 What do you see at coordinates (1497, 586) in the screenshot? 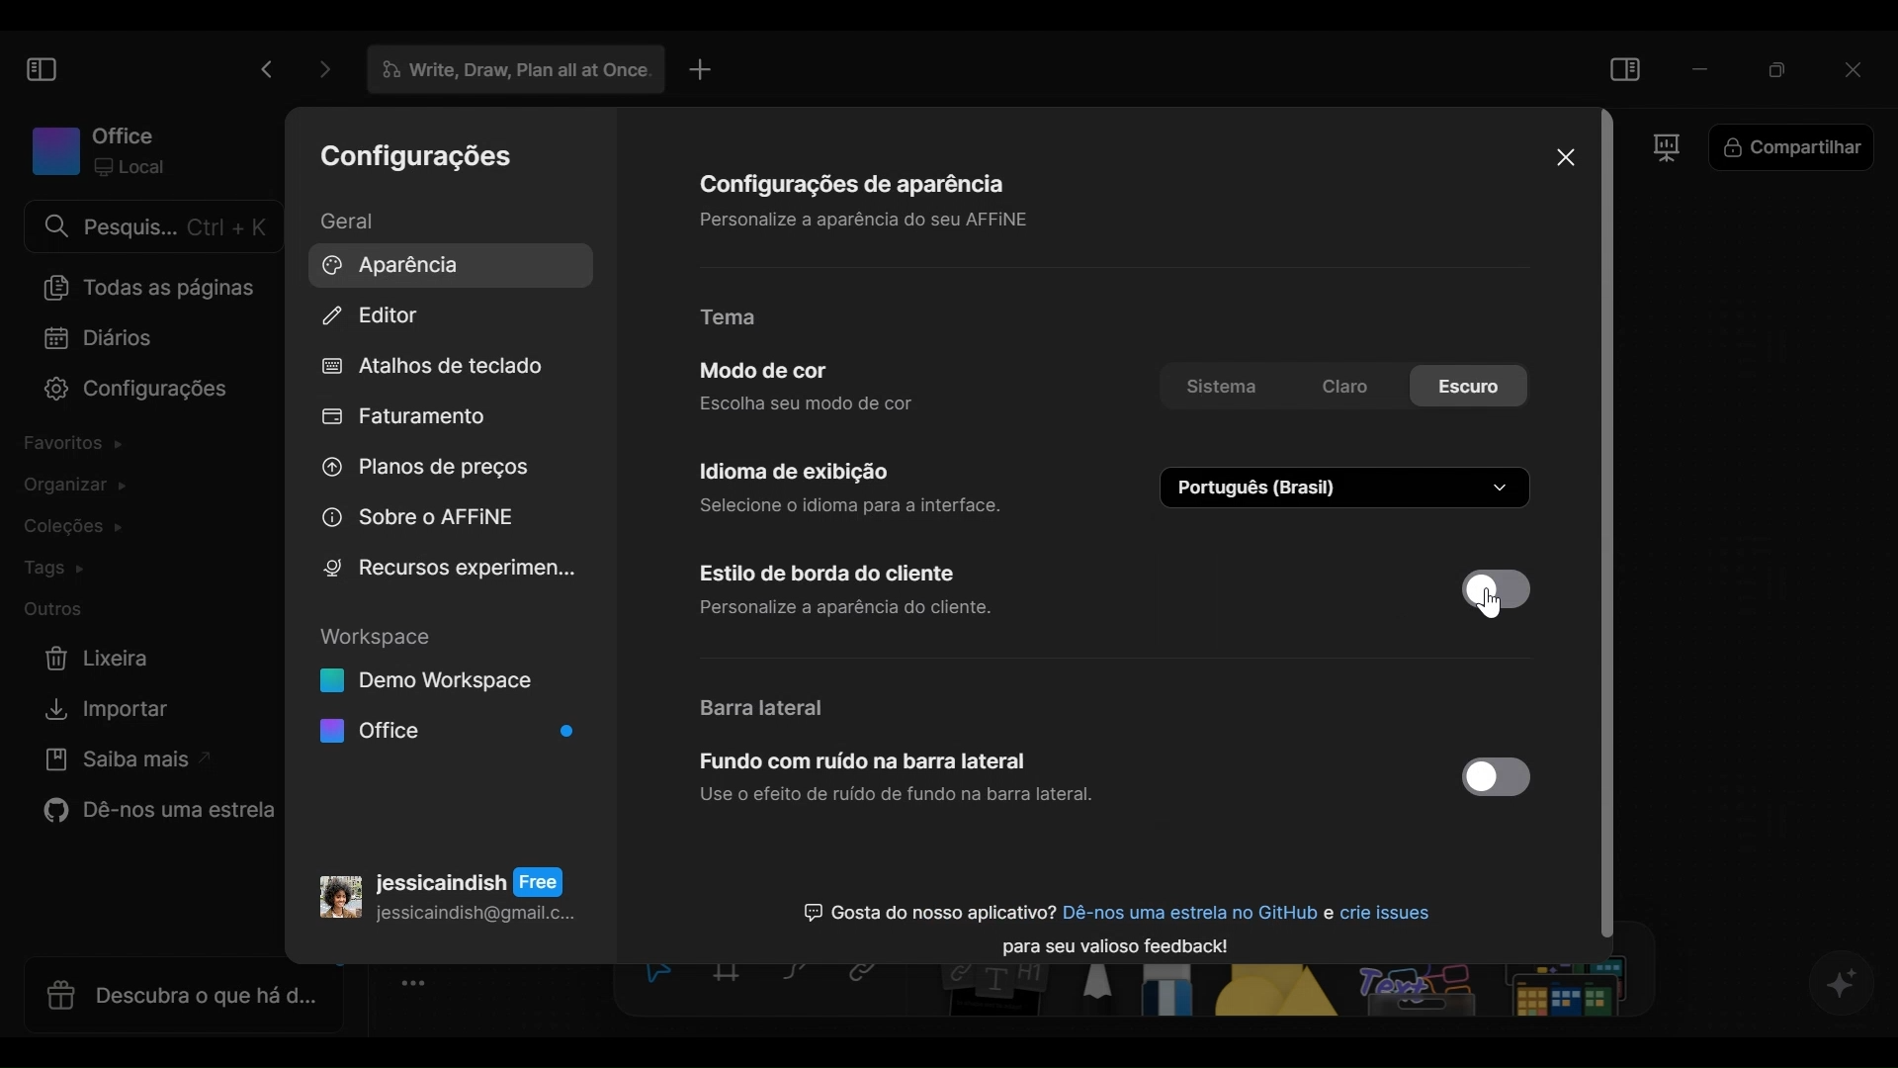
I see `toggle` at bounding box center [1497, 586].